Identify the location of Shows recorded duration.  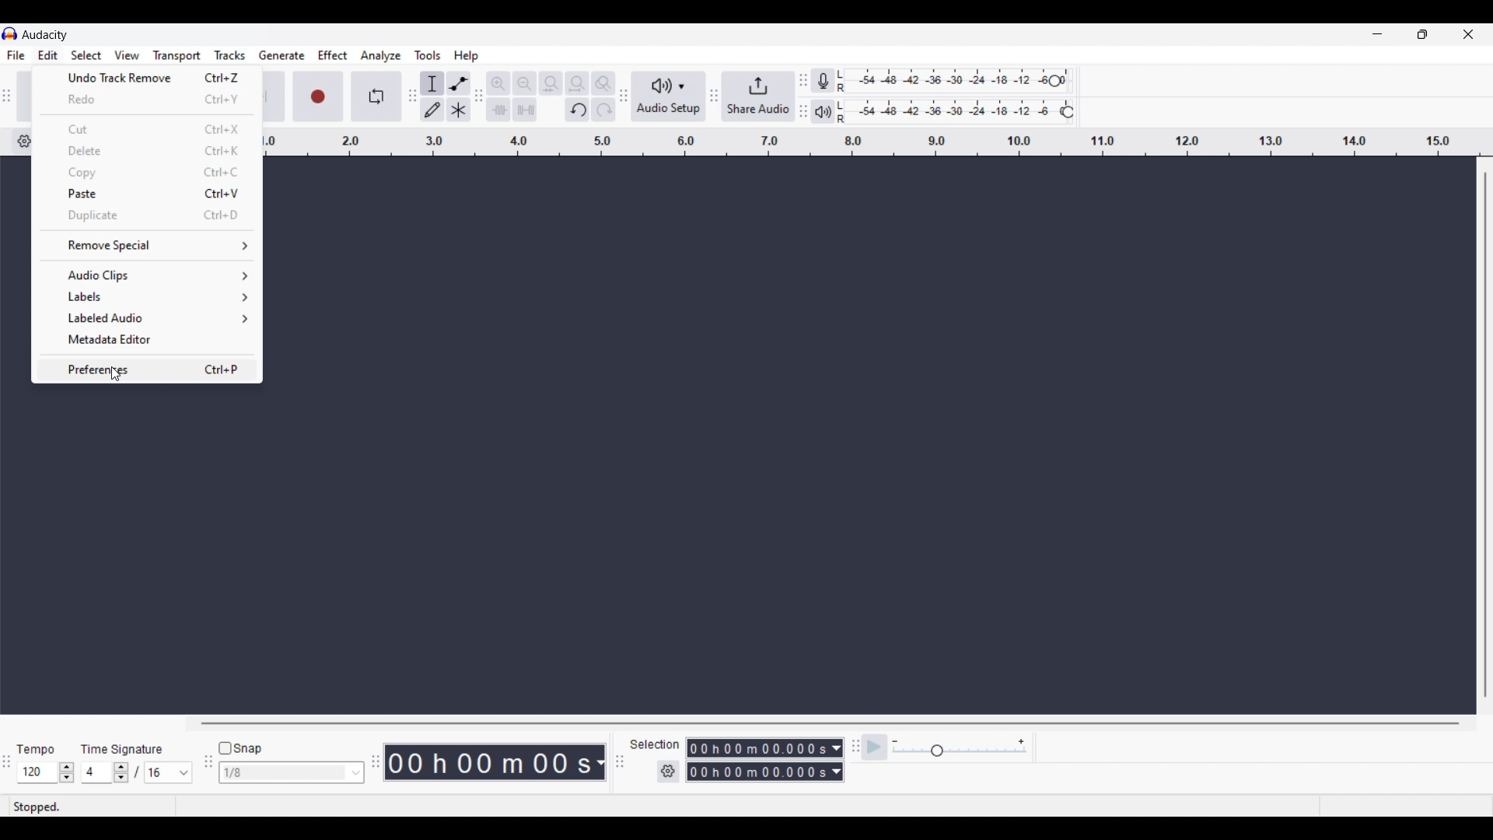
(488, 762).